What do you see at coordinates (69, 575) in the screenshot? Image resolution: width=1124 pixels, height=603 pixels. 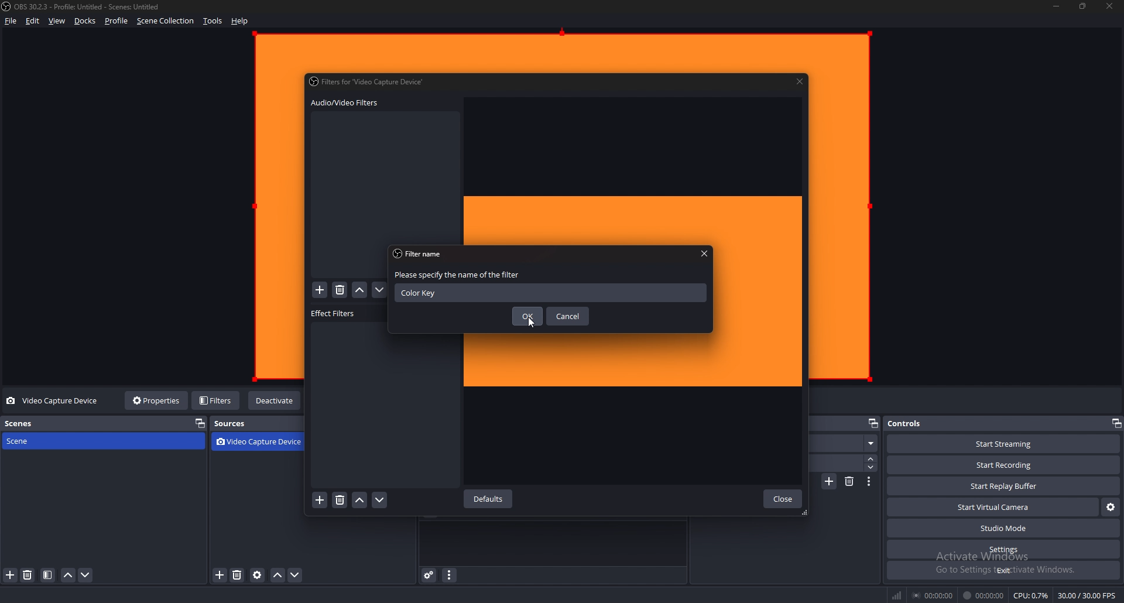 I see `move scene up` at bounding box center [69, 575].